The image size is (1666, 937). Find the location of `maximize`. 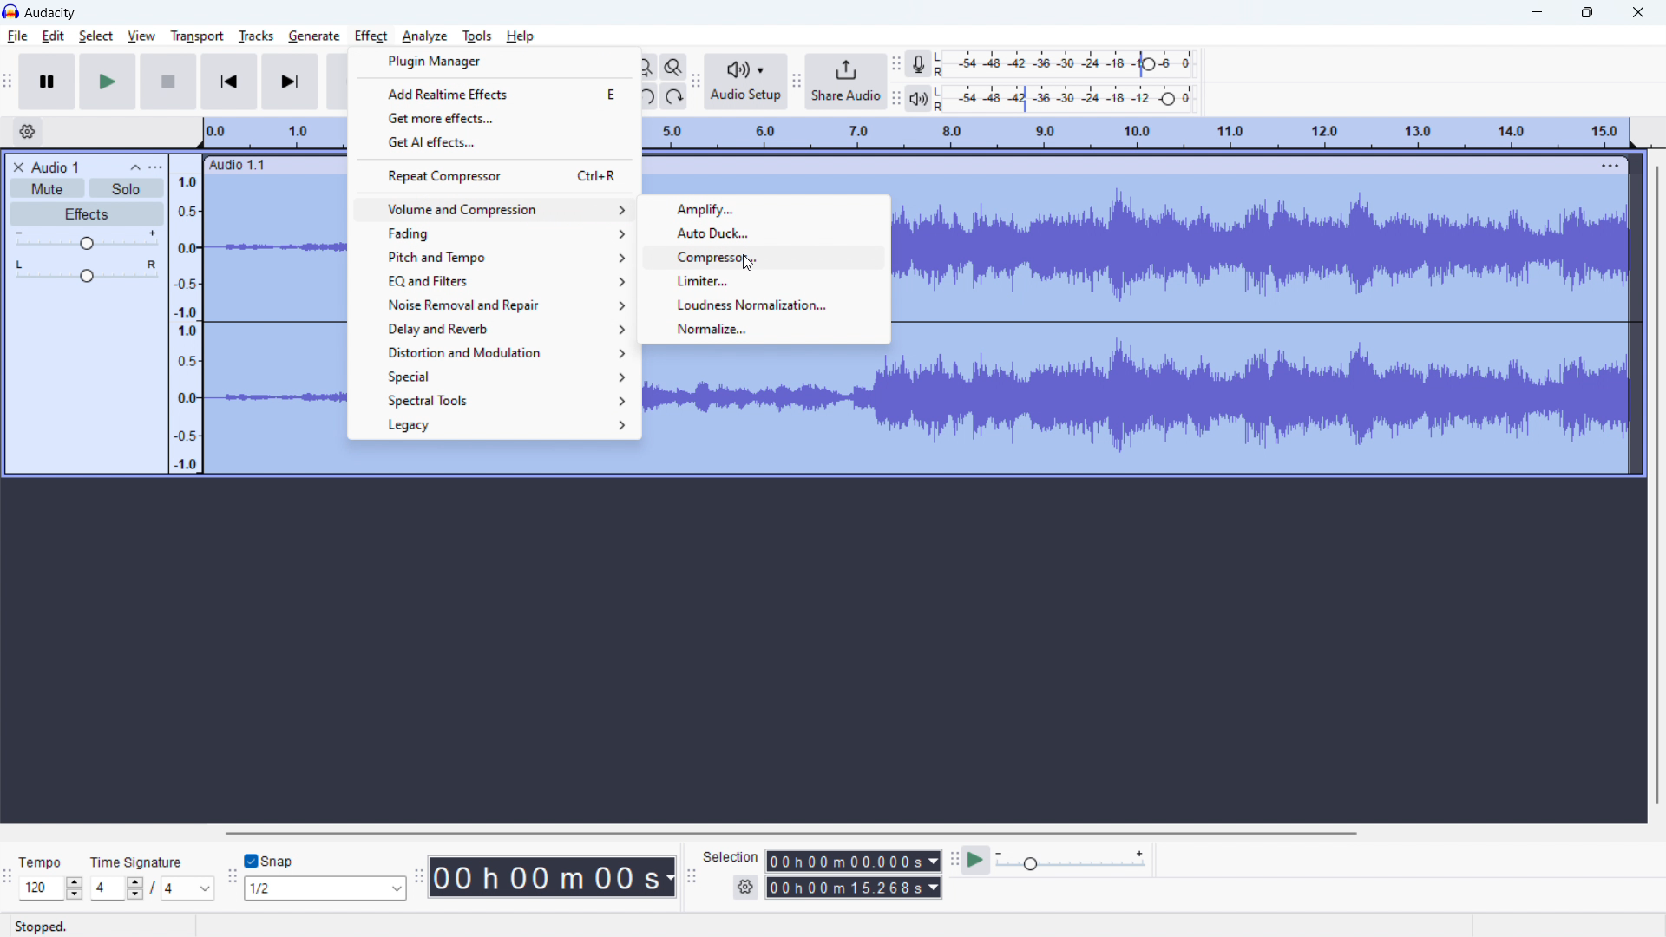

maximize is located at coordinates (1588, 12).